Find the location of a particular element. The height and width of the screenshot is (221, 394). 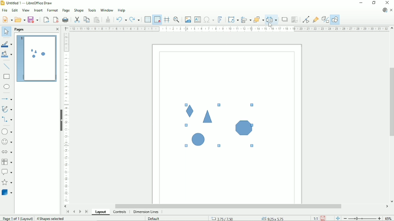

Show gluepoint functions is located at coordinates (315, 19).